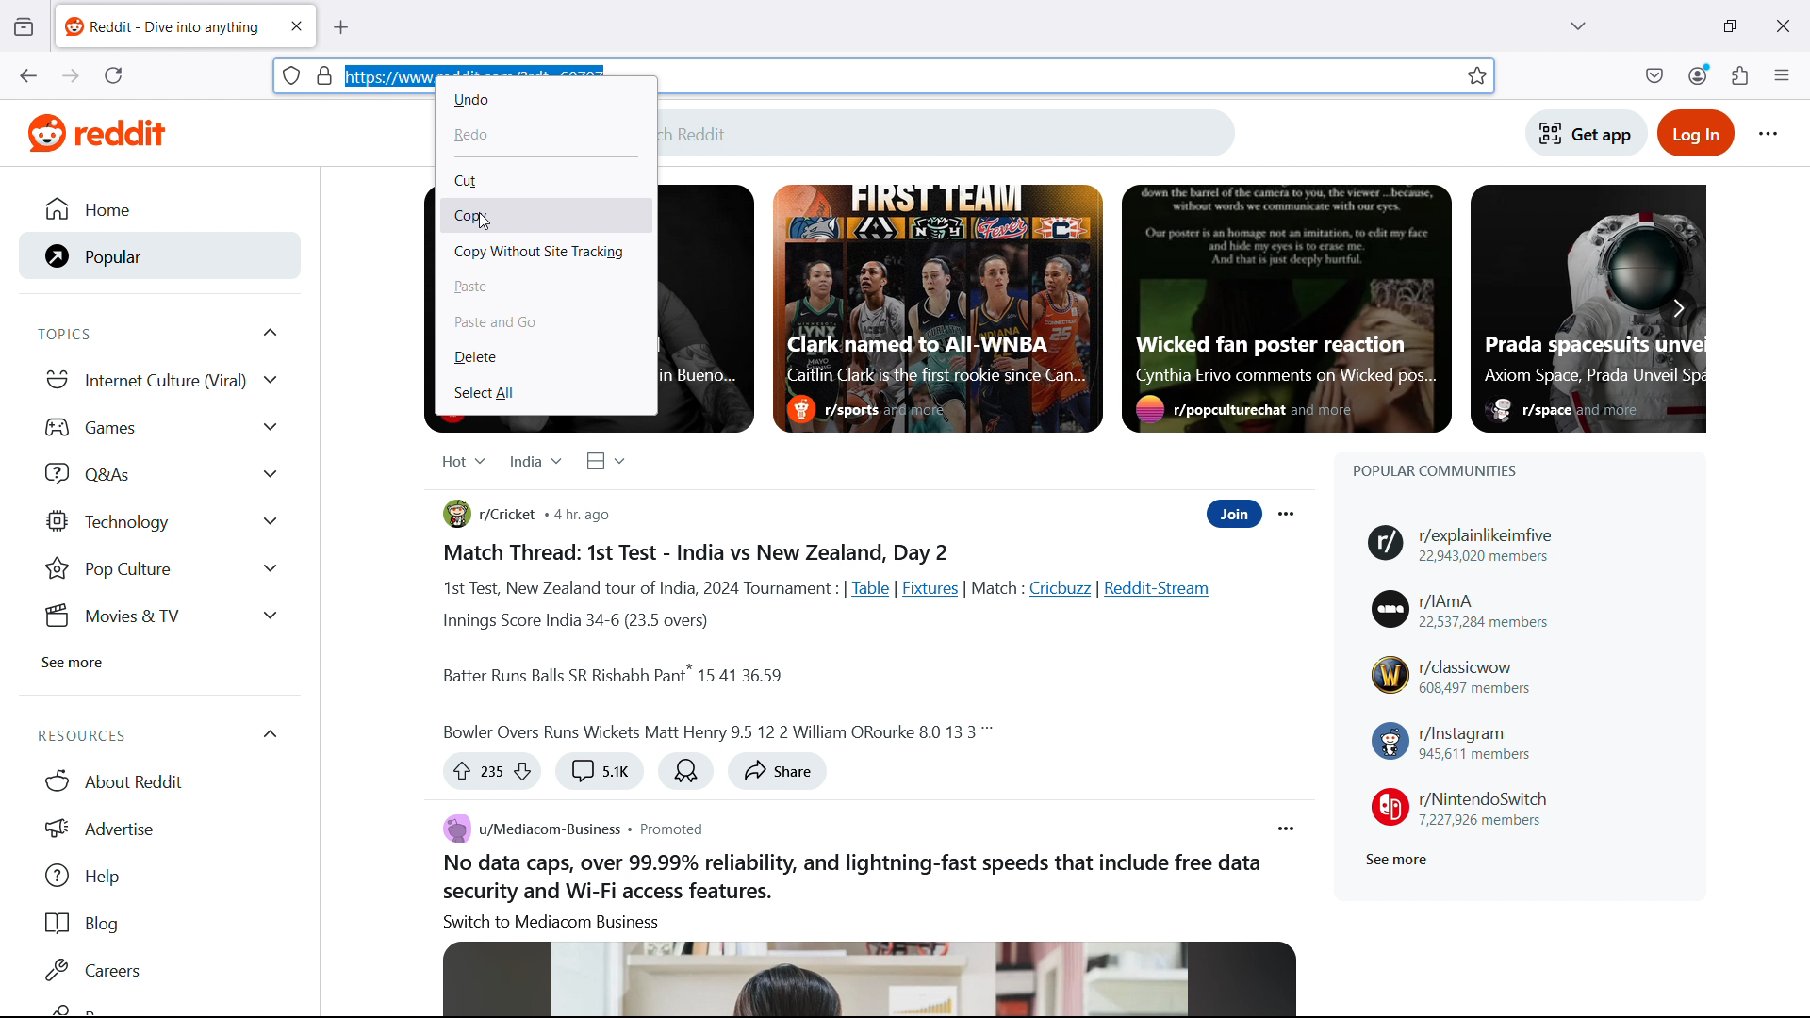 This screenshot has height=1018, width=1810. I want to click on Up vote or down vote, so click(491, 773).